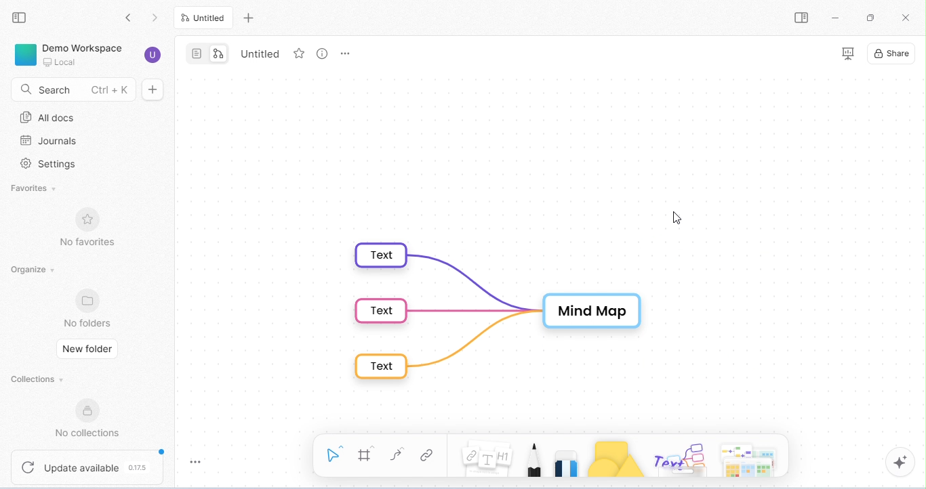  I want to click on favorites, so click(38, 188).